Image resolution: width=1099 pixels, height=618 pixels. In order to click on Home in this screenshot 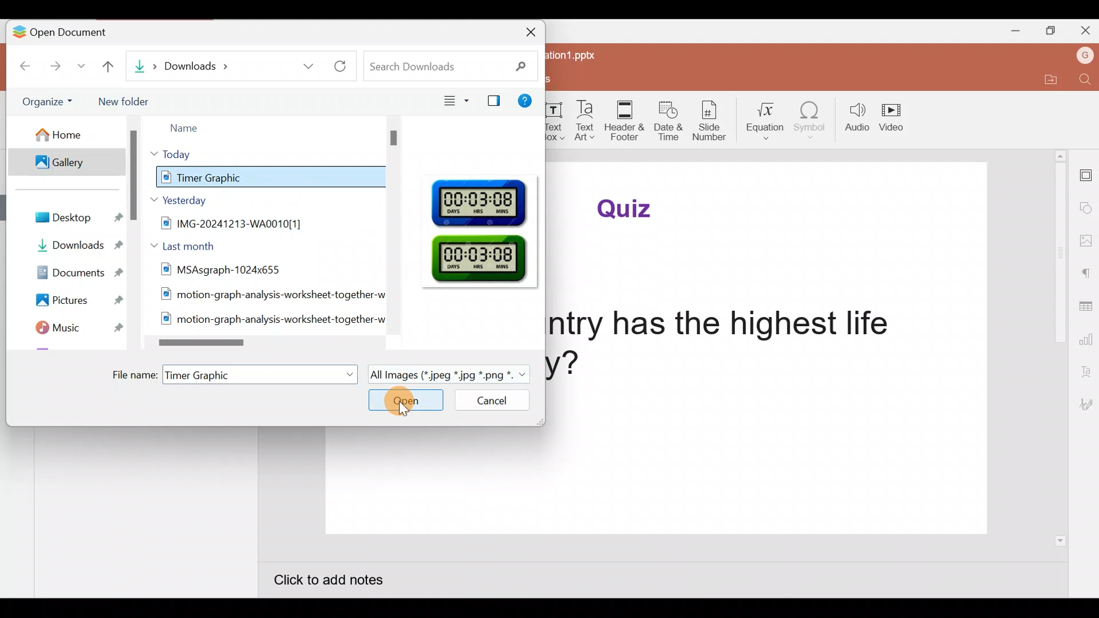, I will do `click(69, 131)`.